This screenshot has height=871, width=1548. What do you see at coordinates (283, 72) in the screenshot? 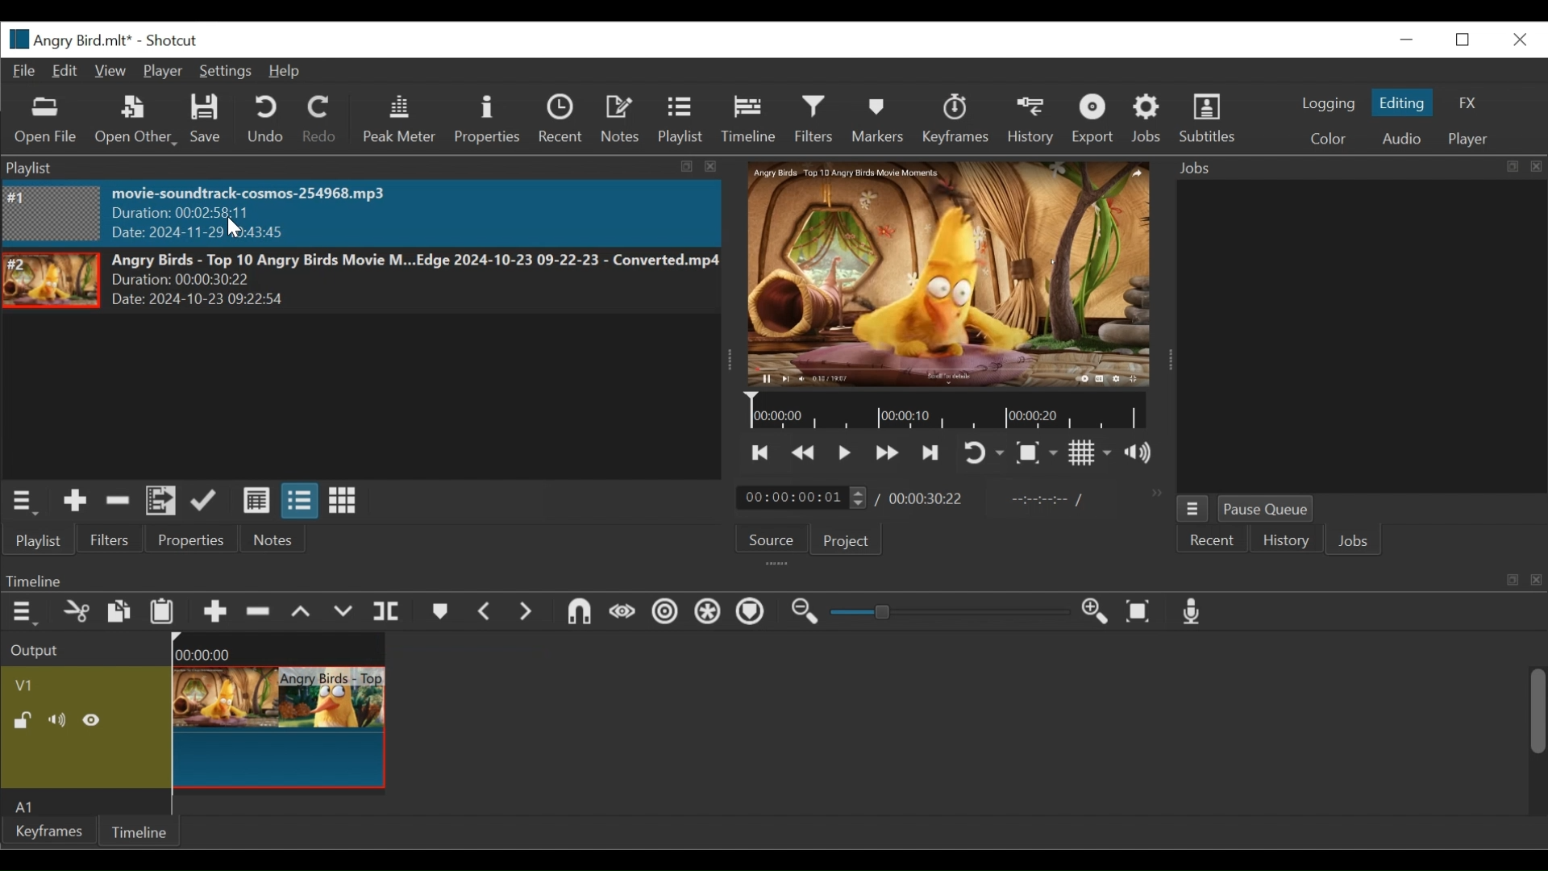
I see `Help` at bounding box center [283, 72].